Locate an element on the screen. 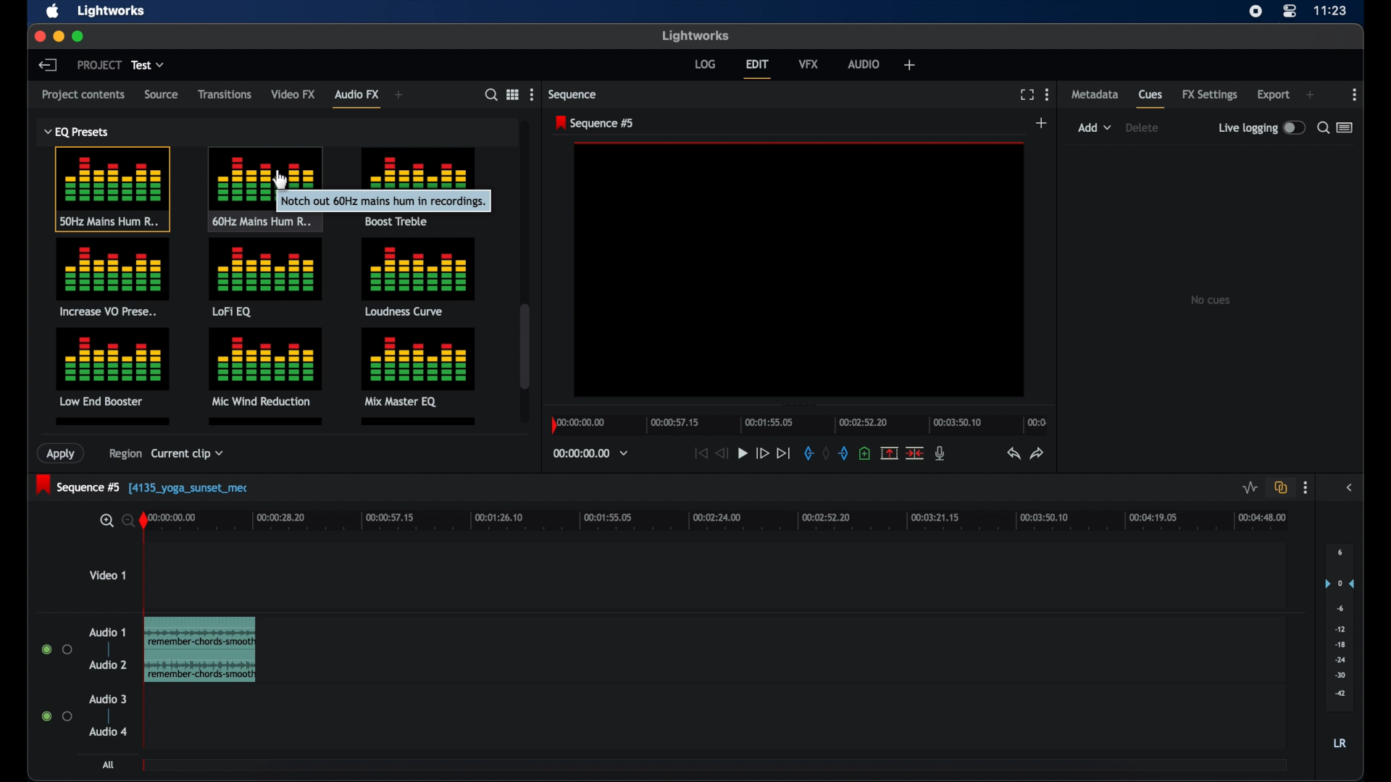 The image size is (1391, 782). 50hz is located at coordinates (113, 190).